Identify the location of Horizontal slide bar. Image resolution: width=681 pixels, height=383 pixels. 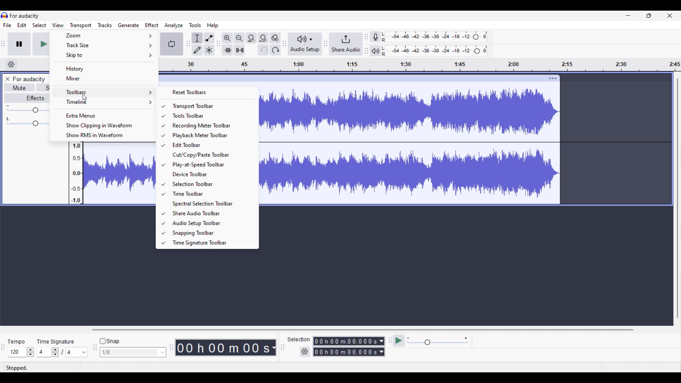
(362, 330).